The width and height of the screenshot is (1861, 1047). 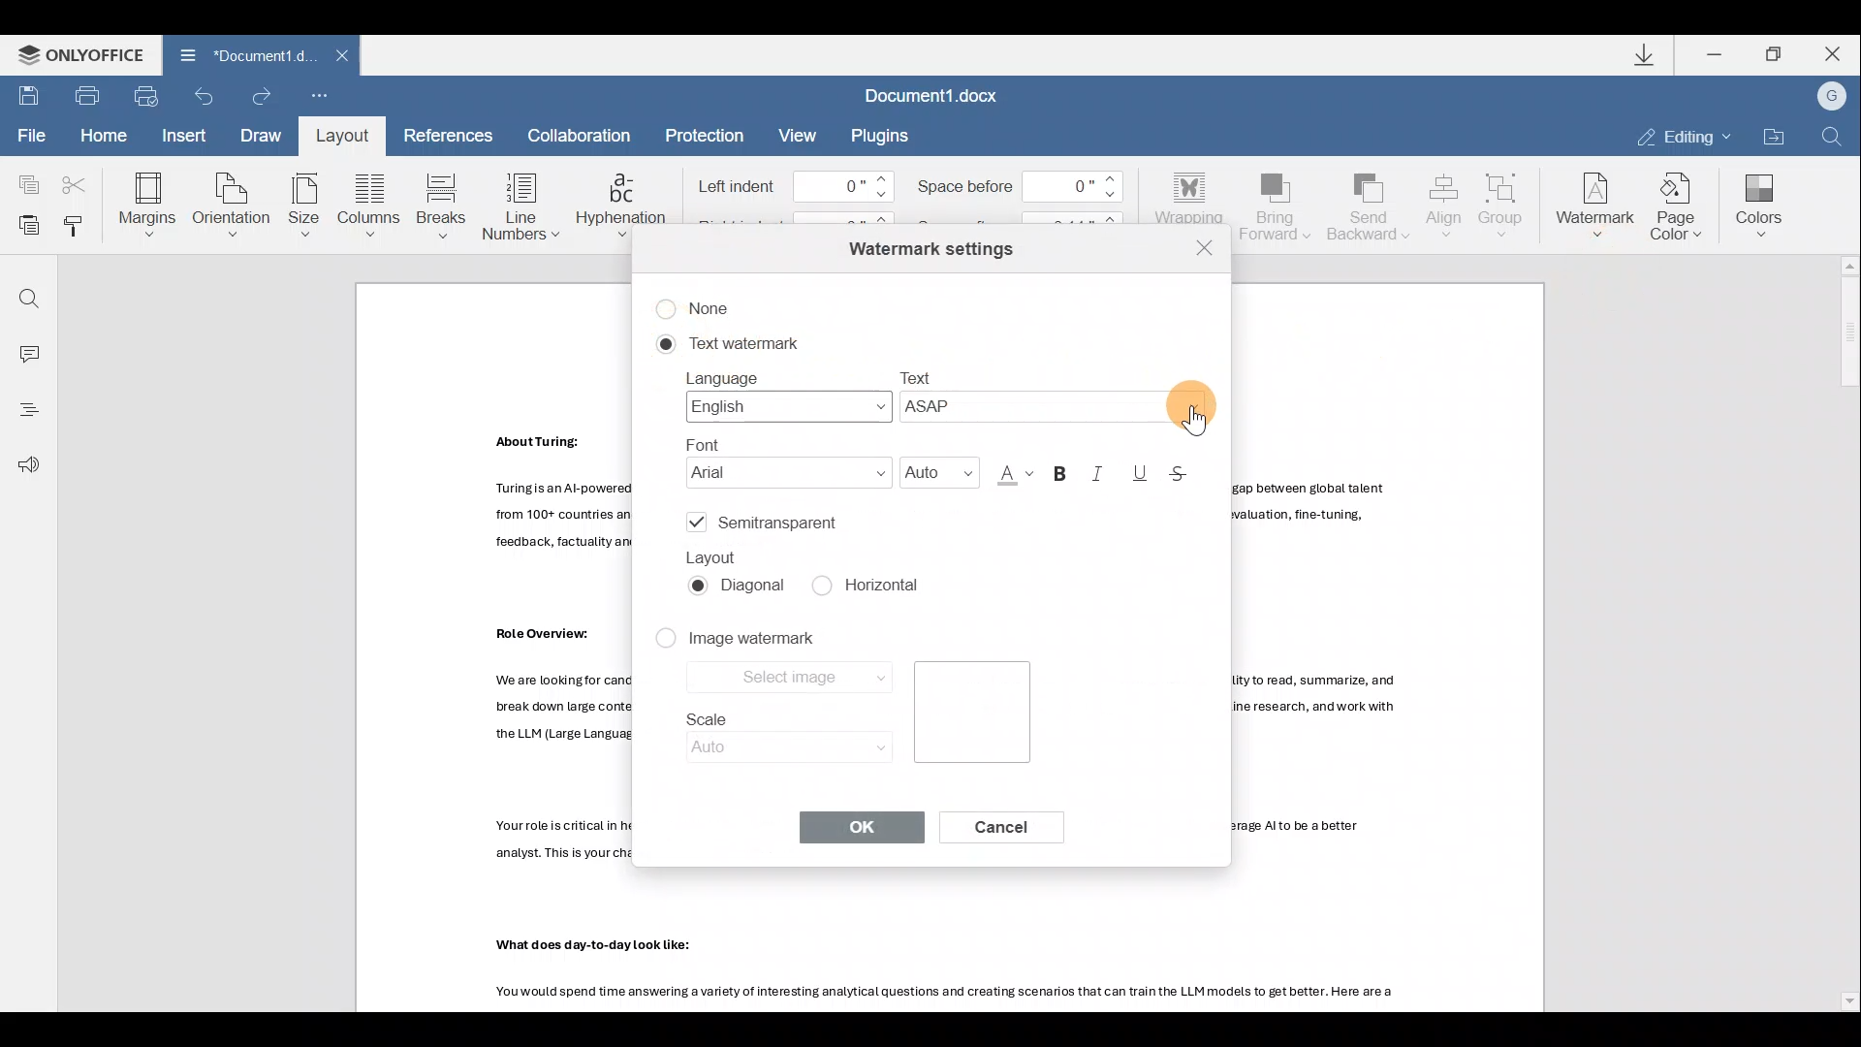 I want to click on Colors, so click(x=1757, y=206).